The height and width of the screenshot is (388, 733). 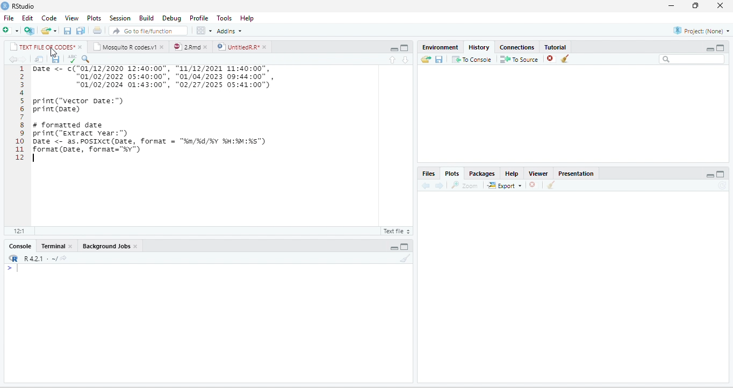 What do you see at coordinates (565, 59) in the screenshot?
I see `clear` at bounding box center [565, 59].